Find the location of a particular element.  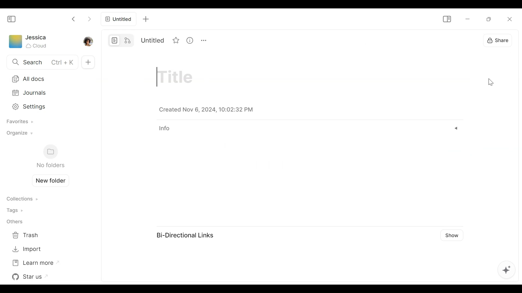

Current tab is located at coordinates (118, 20).